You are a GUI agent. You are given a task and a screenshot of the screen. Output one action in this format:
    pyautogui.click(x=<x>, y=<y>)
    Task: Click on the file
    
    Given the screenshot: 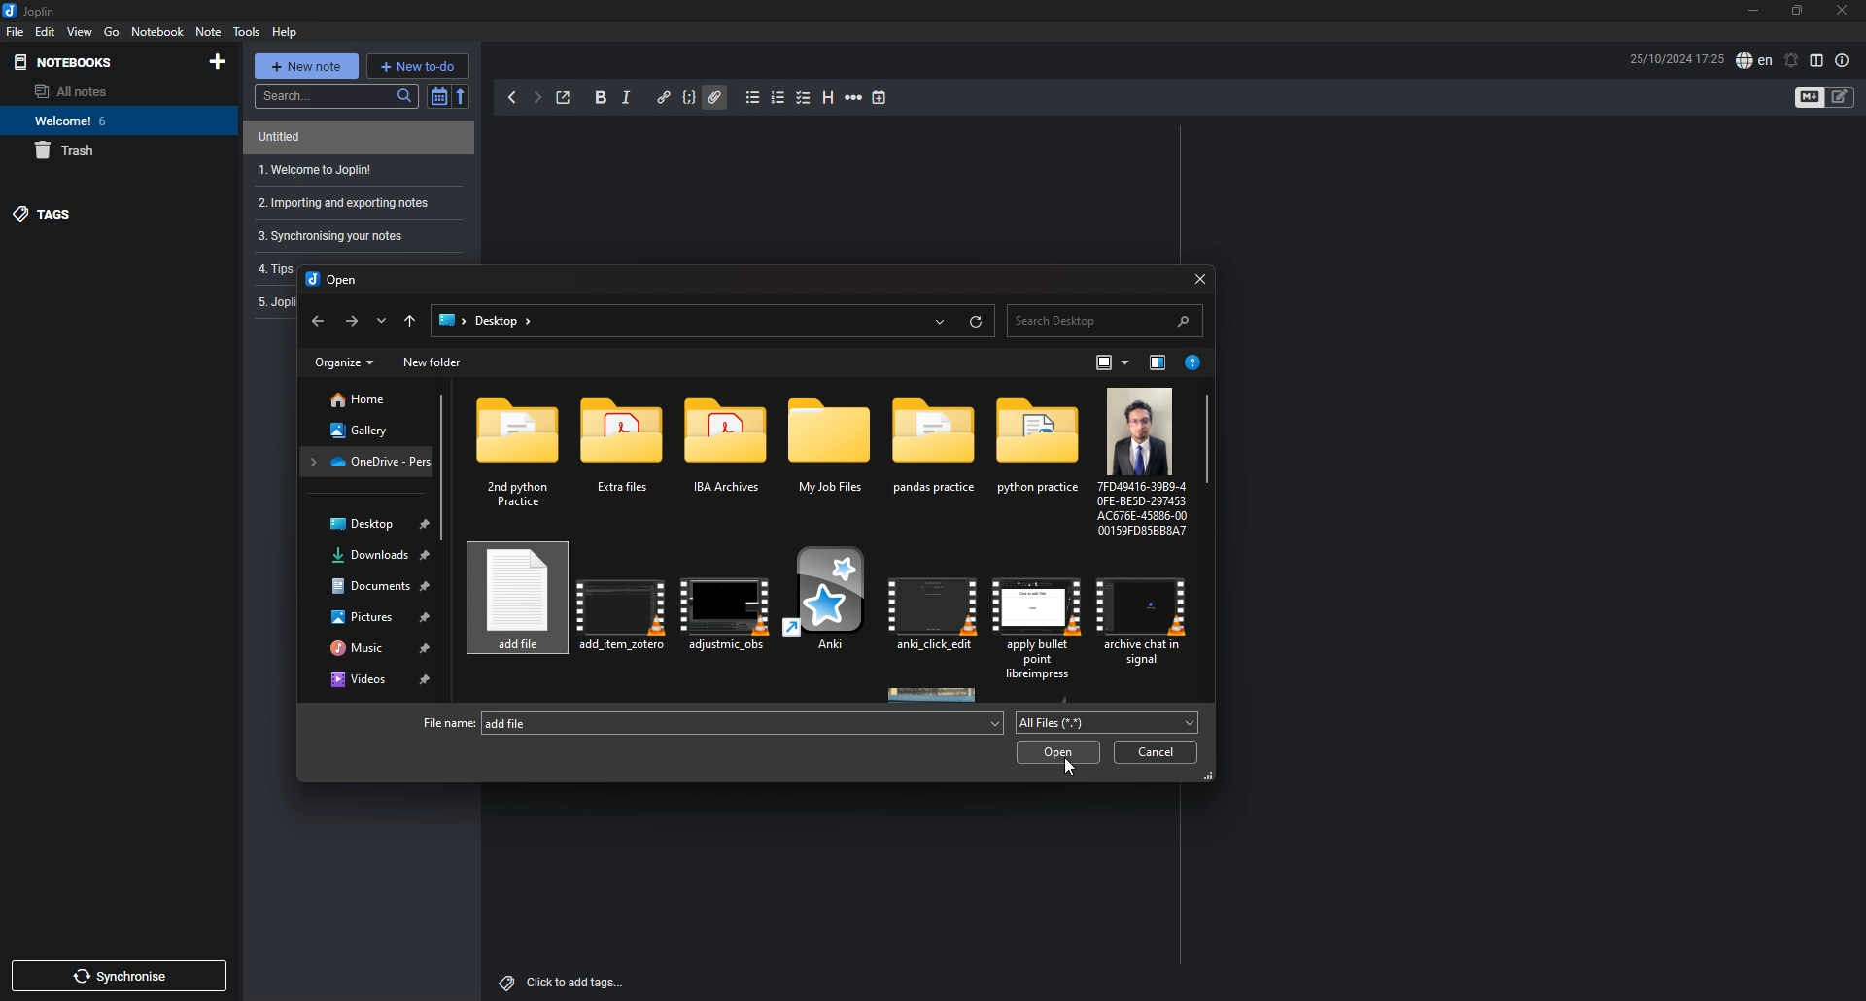 What is the action you would take?
    pyautogui.click(x=513, y=602)
    